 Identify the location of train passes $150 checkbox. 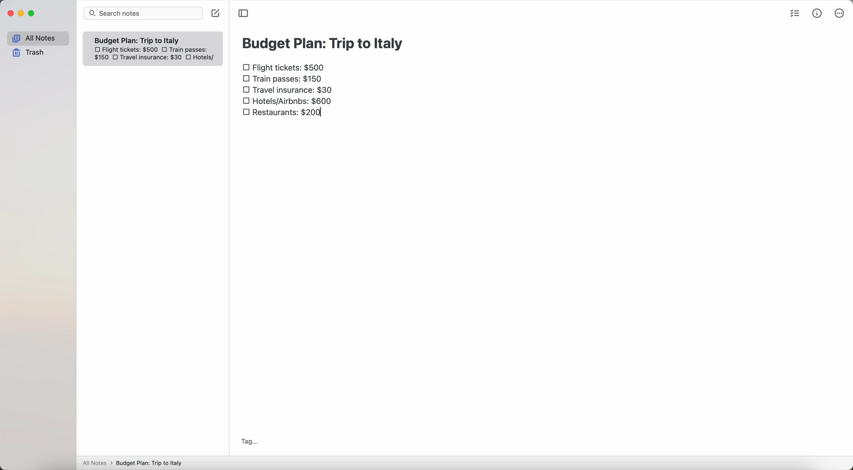
(283, 80).